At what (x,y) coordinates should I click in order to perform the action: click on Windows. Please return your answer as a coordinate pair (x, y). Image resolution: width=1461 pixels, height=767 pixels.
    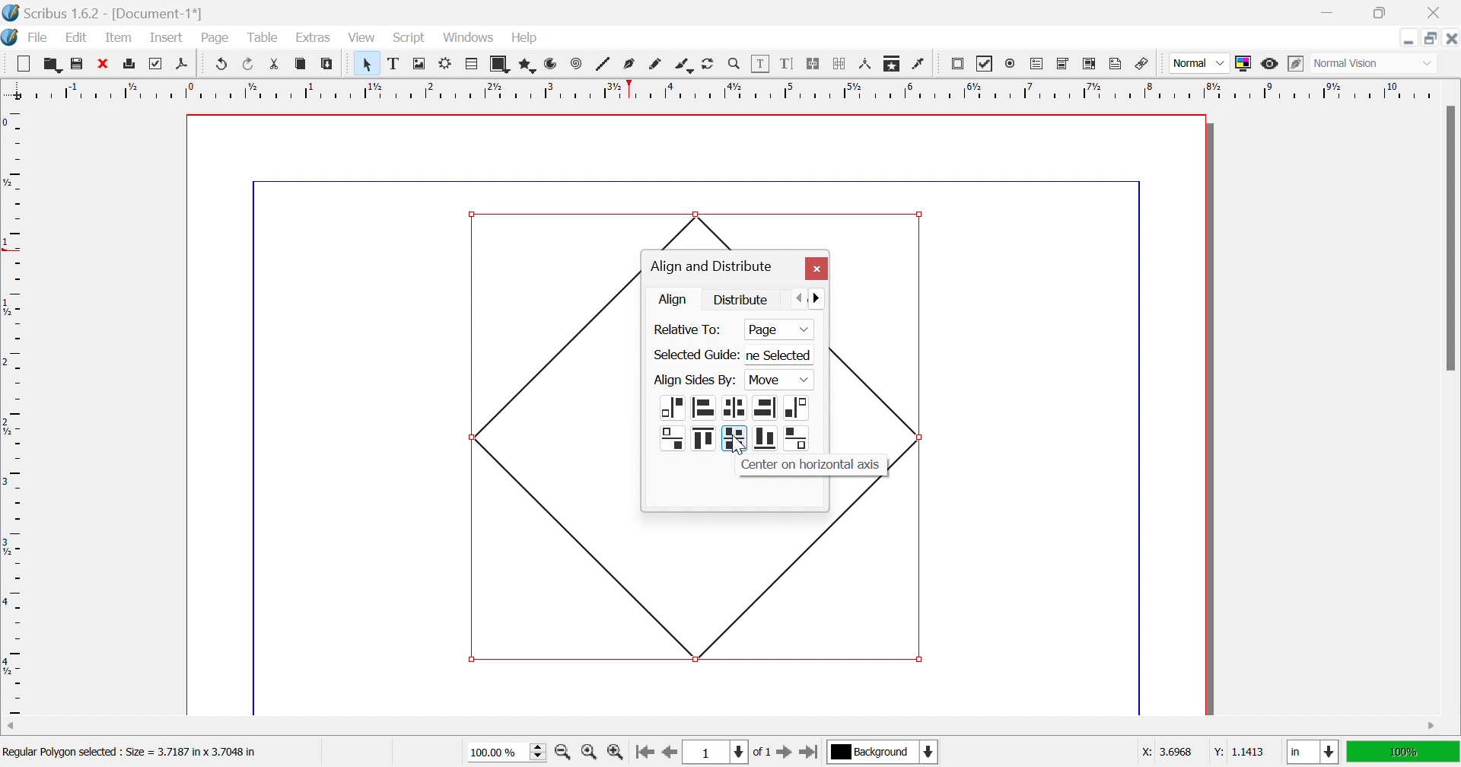
    Looking at the image, I should click on (470, 38).